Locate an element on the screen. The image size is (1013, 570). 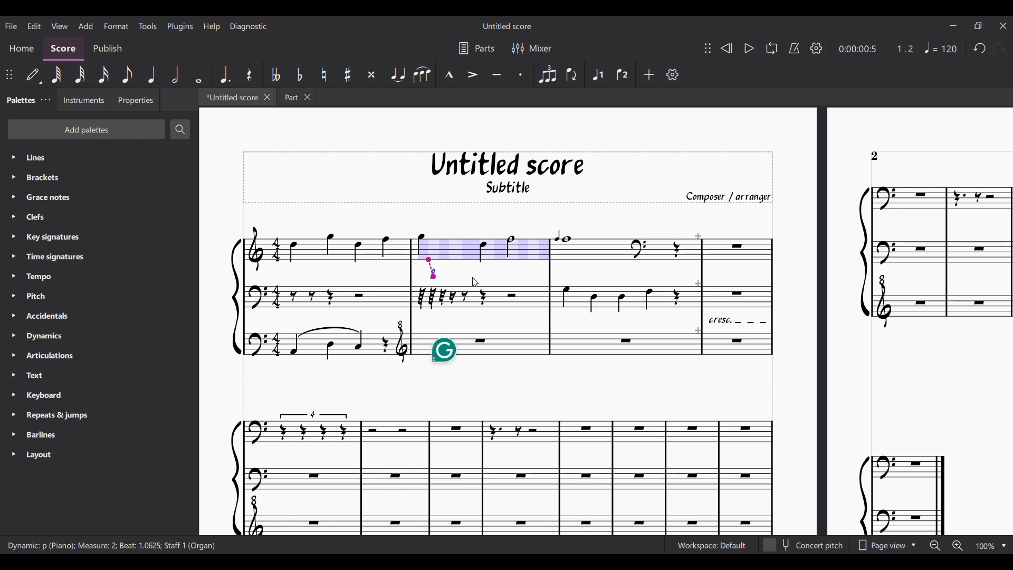
Toggle double flat is located at coordinates (274, 74).